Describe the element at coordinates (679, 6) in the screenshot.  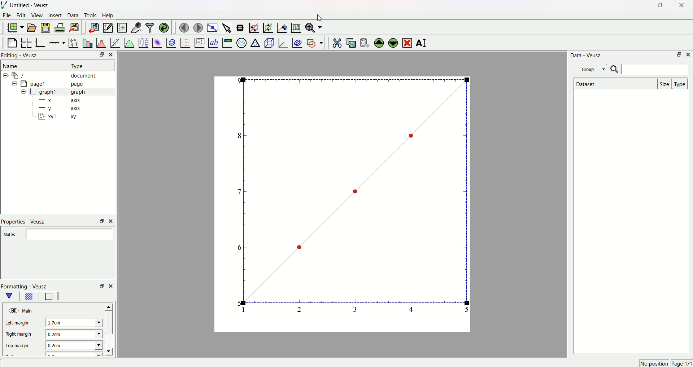
I see `Close` at that location.